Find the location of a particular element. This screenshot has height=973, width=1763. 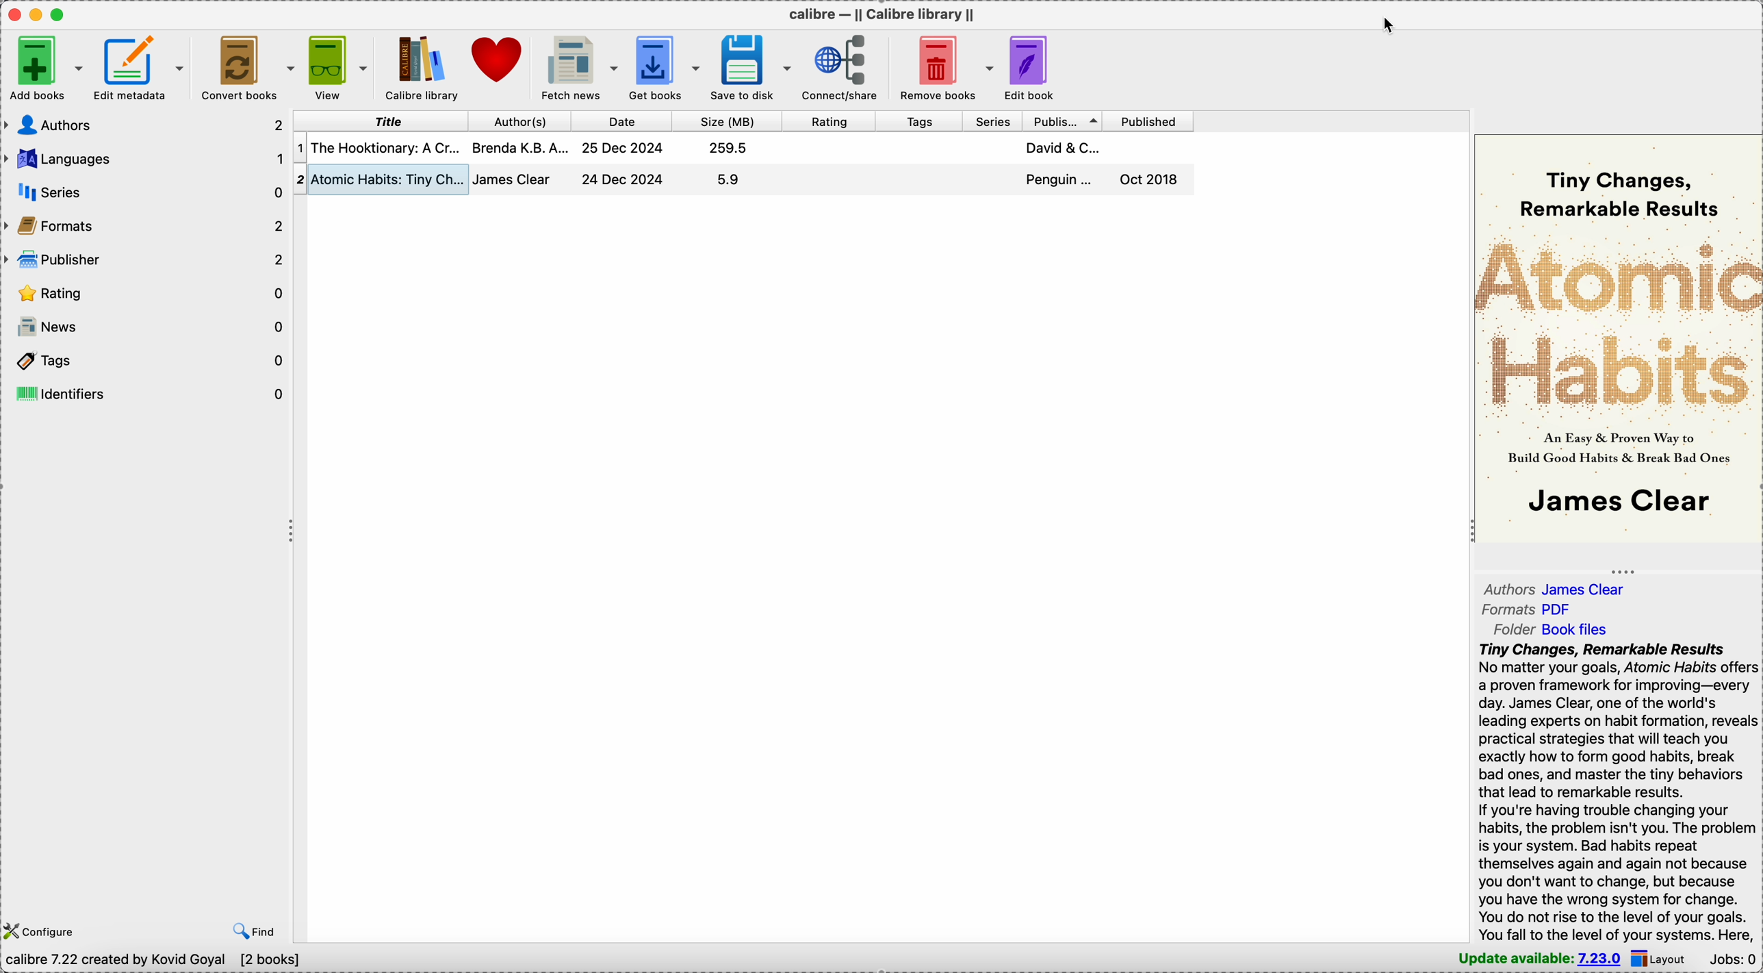

remove books is located at coordinates (944, 65).